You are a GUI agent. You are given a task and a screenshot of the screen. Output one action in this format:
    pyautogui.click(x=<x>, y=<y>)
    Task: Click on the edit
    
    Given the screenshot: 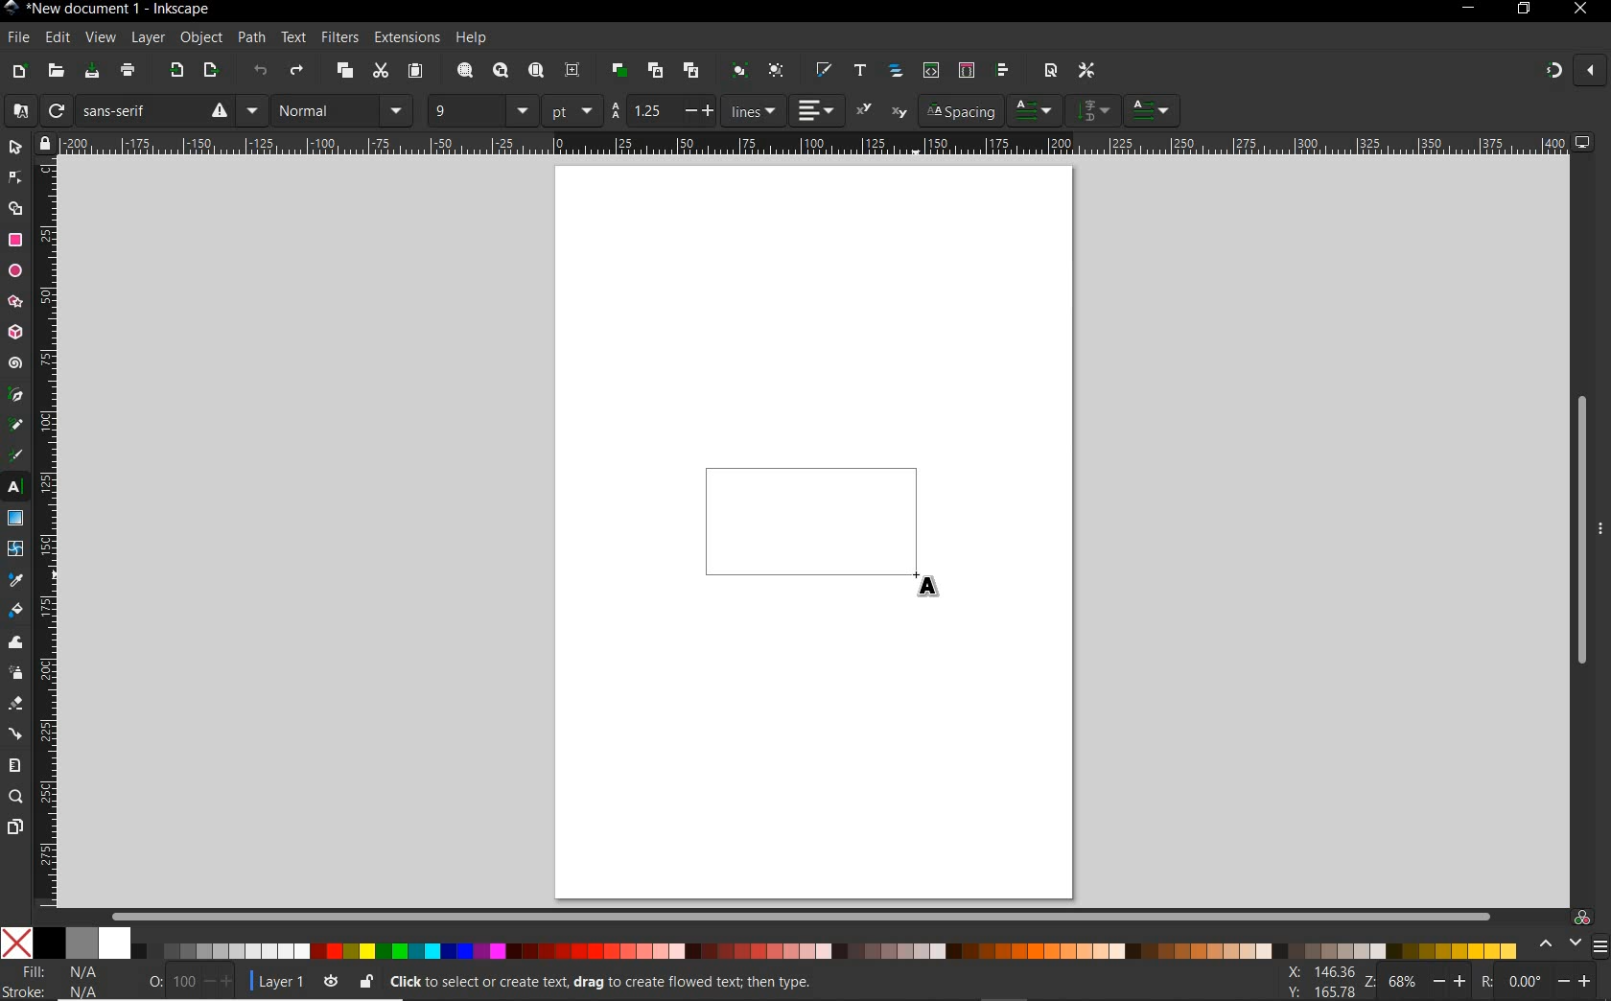 What is the action you would take?
    pyautogui.click(x=57, y=38)
    